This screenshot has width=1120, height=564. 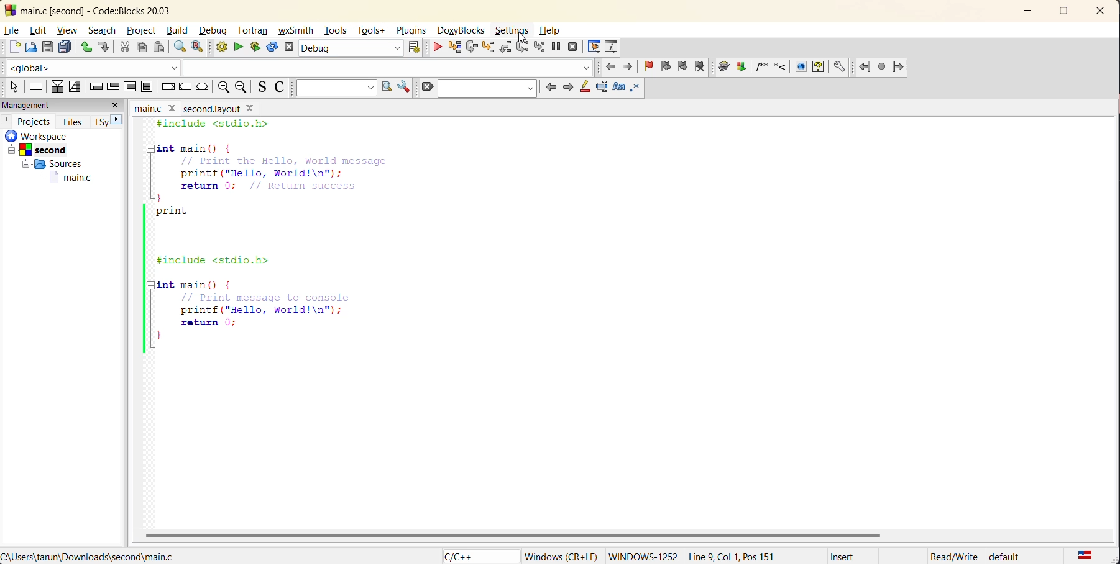 What do you see at coordinates (521, 29) in the screenshot?
I see `Cursor` at bounding box center [521, 29].